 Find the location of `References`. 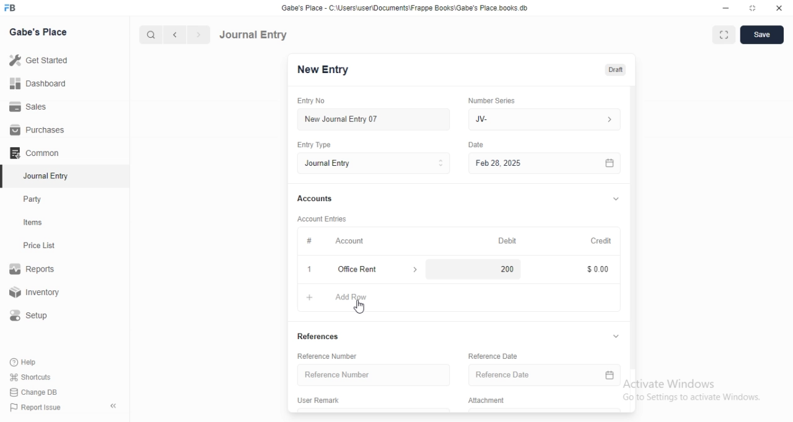

References is located at coordinates (323, 337).